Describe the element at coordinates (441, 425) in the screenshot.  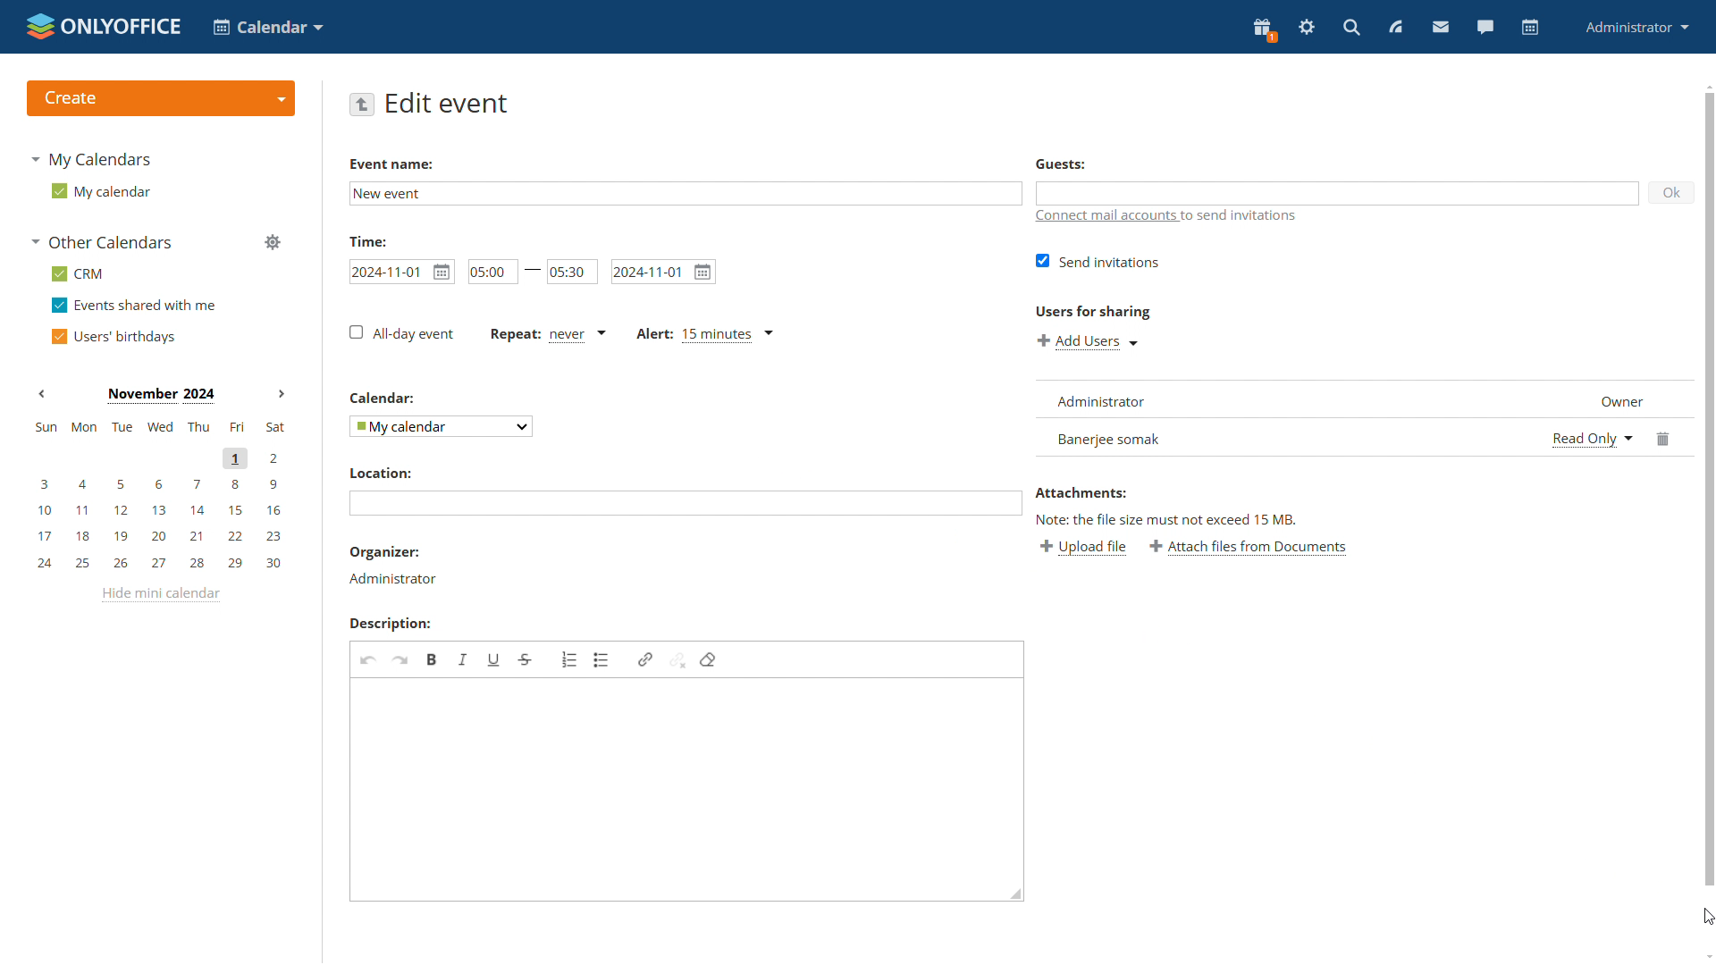
I see `select calendar` at that location.